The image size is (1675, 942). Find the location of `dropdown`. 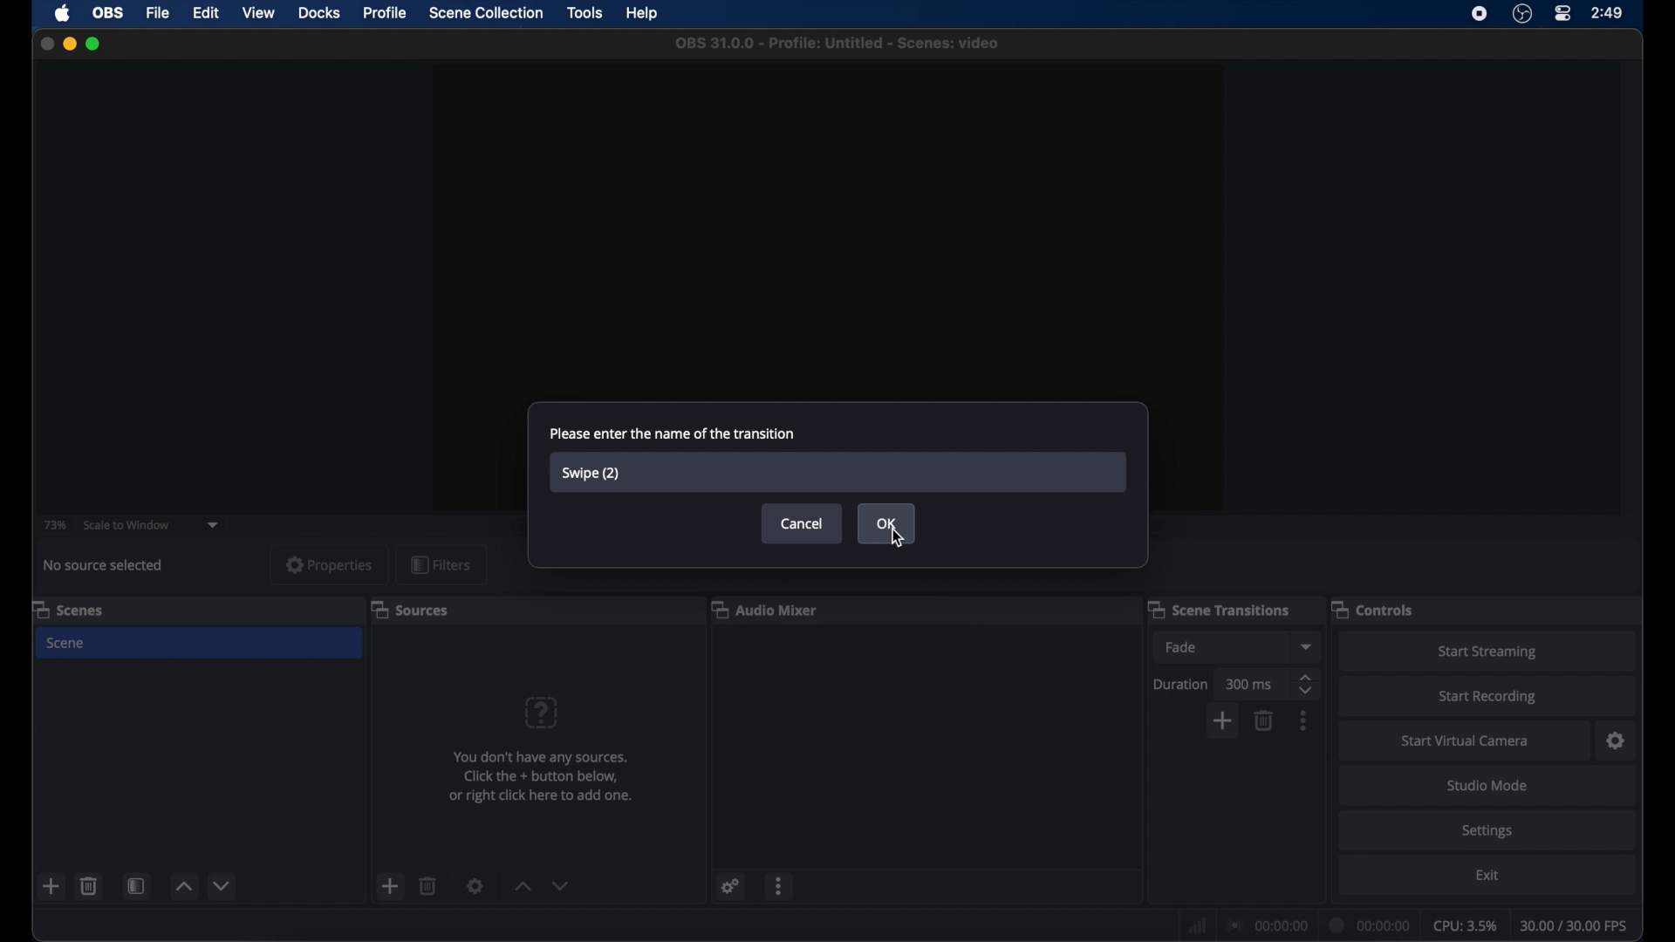

dropdown is located at coordinates (213, 525).